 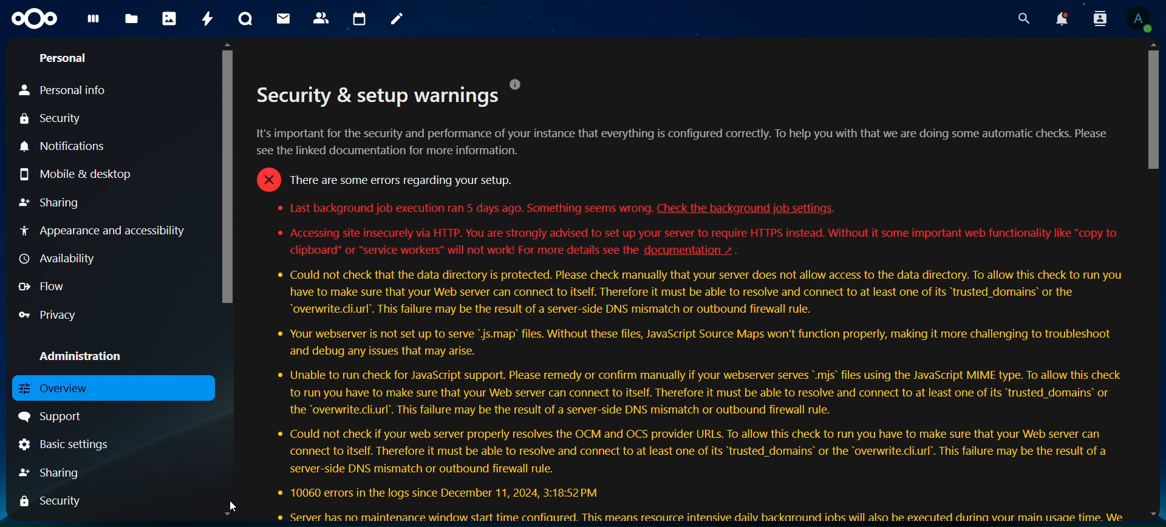 What do you see at coordinates (1063, 19) in the screenshot?
I see `notoifications` at bounding box center [1063, 19].